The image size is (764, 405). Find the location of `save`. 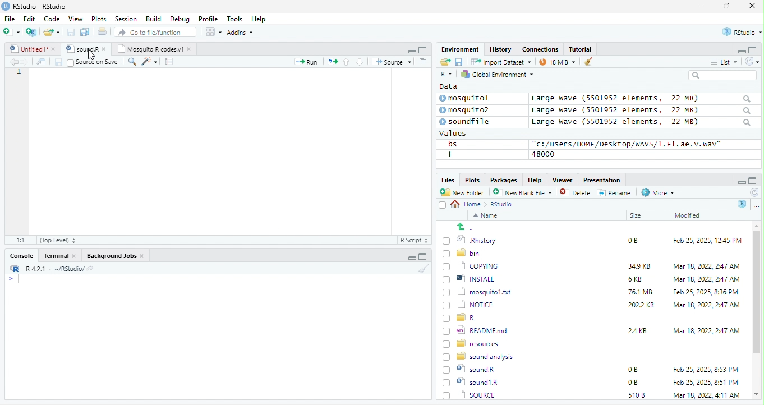

save is located at coordinates (72, 33).